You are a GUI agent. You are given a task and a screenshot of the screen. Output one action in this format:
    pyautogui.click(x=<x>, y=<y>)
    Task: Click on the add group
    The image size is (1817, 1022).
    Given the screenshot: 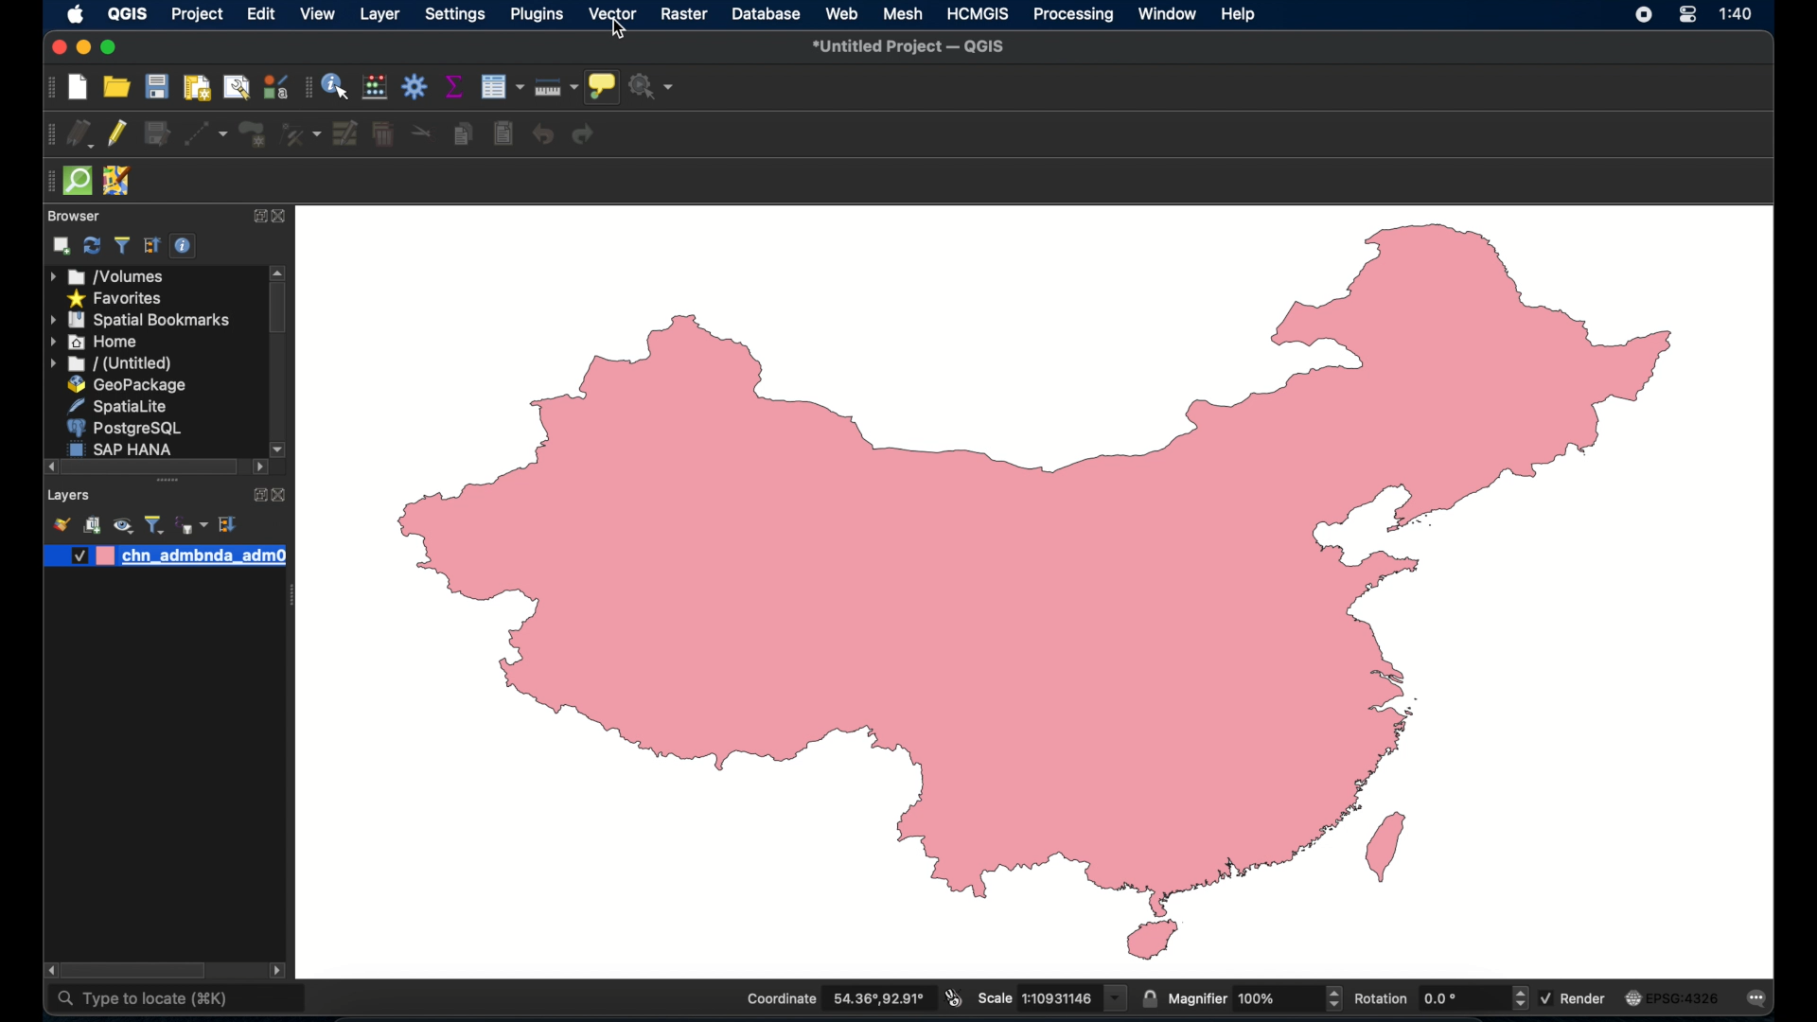 What is the action you would take?
    pyautogui.click(x=92, y=524)
    